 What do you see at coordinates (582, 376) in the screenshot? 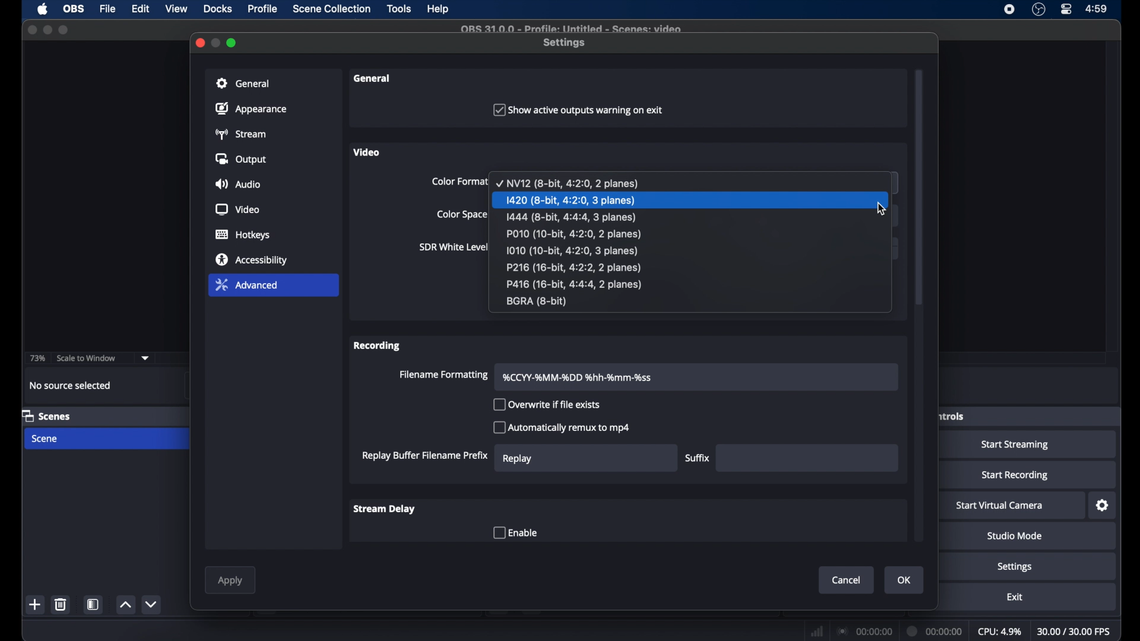
I see `%CCYY-%MM-%DD %hh-%mm-%ss` at bounding box center [582, 376].